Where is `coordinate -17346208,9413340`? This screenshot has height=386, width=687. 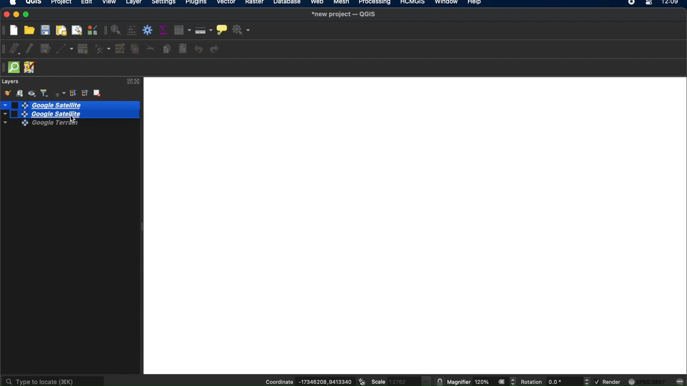
coordinate -17346208,9413340 is located at coordinates (306, 382).